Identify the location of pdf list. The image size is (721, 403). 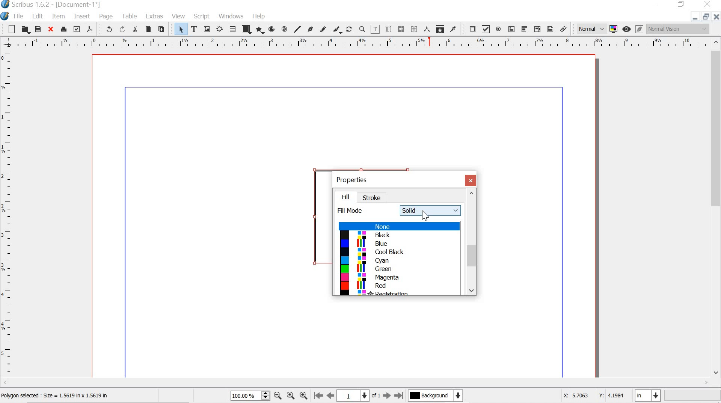
(537, 29).